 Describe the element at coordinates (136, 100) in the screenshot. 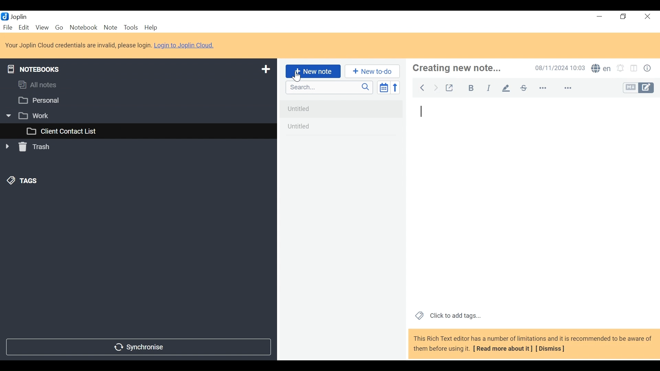

I see `Personal` at that location.